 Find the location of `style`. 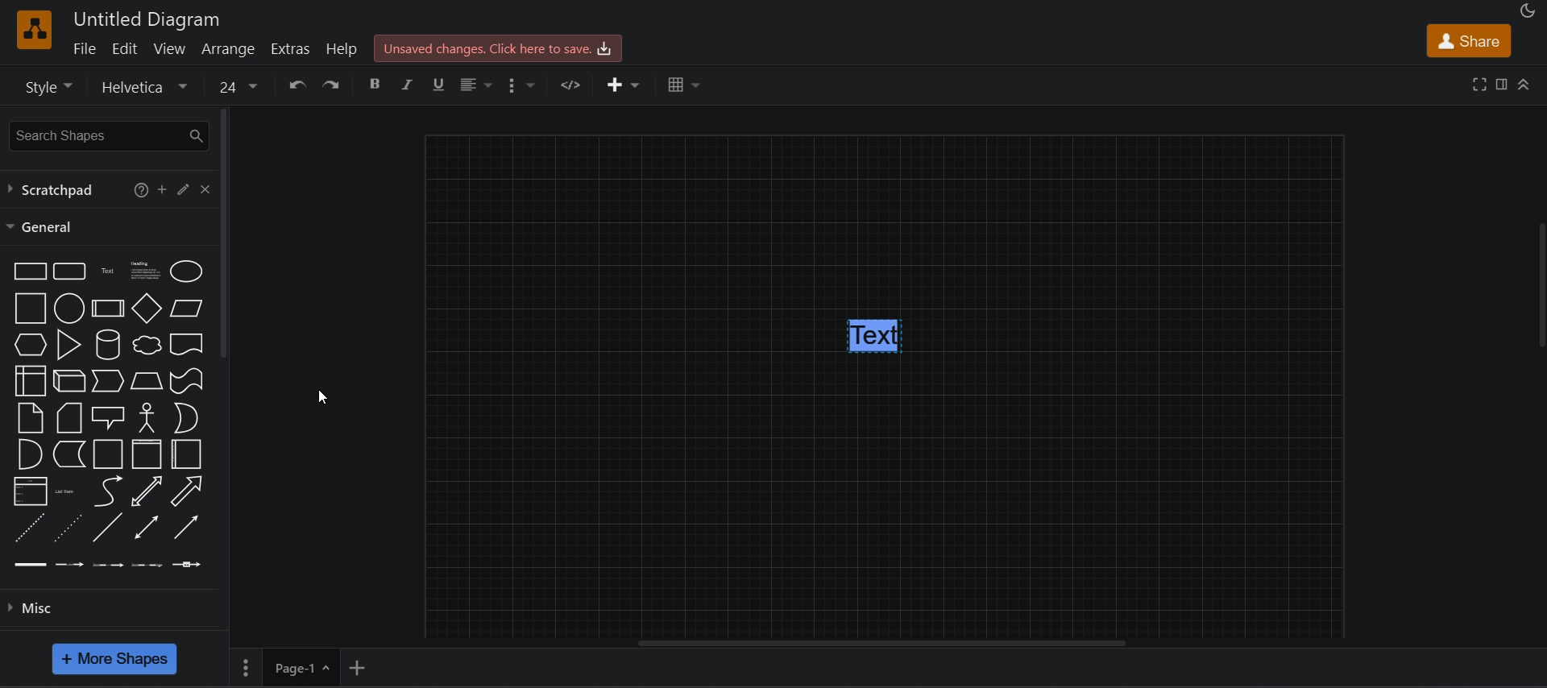

style is located at coordinates (47, 86).